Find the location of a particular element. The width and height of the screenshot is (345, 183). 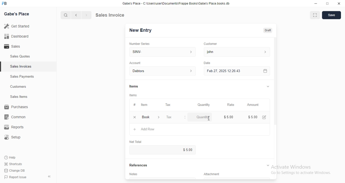

Rate is located at coordinates (232, 104).